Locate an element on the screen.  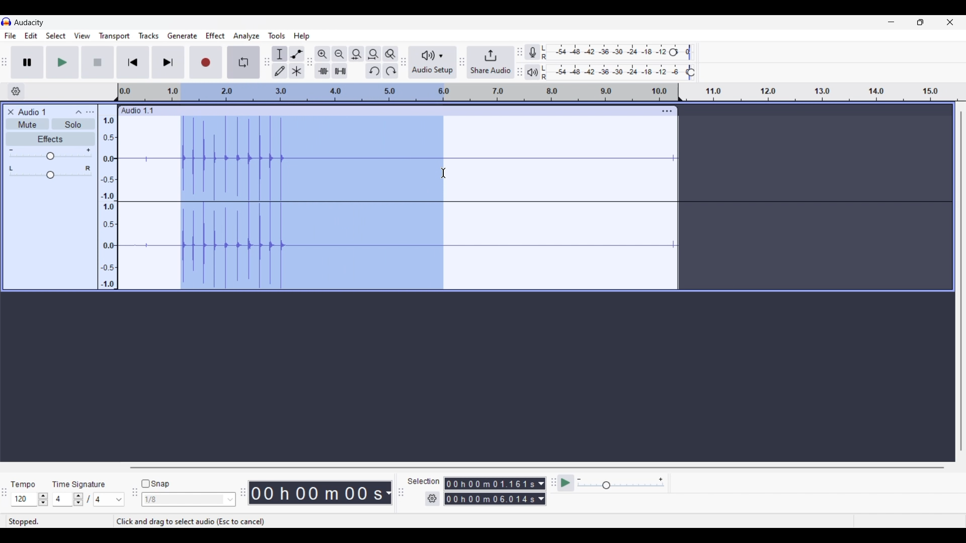
Pan to right is located at coordinates (88, 168).